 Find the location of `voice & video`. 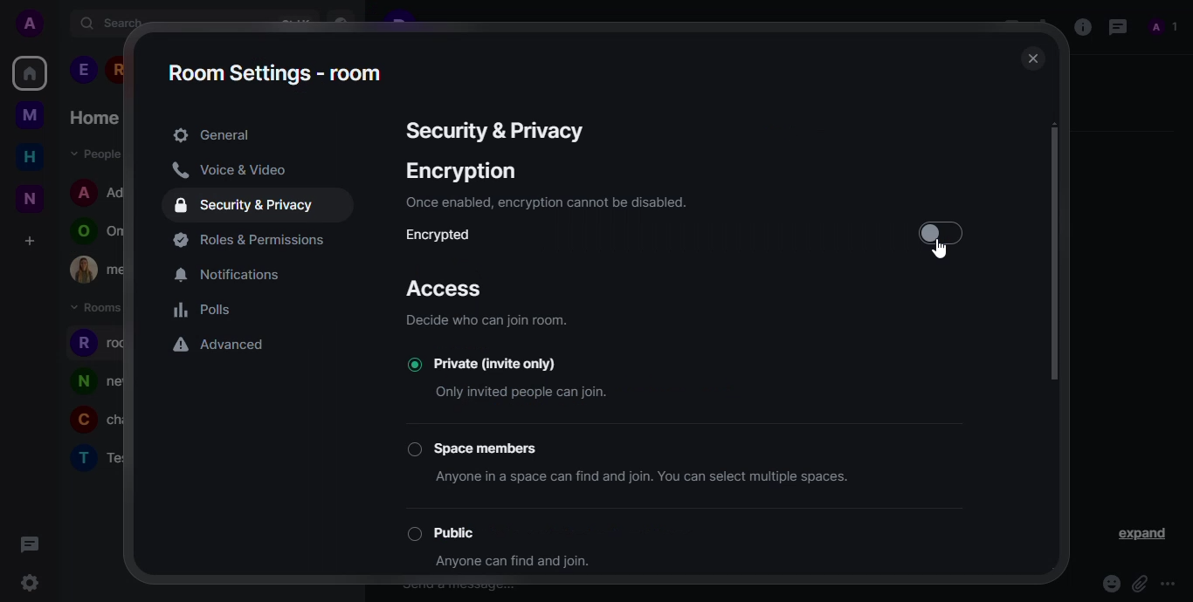

voice & video is located at coordinates (229, 170).